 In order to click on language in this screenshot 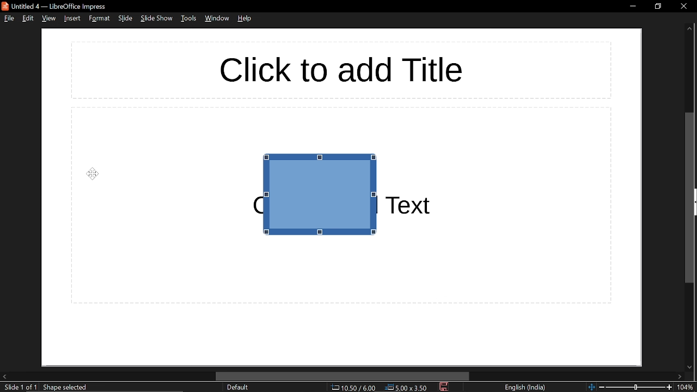, I will do `click(525, 387)`.